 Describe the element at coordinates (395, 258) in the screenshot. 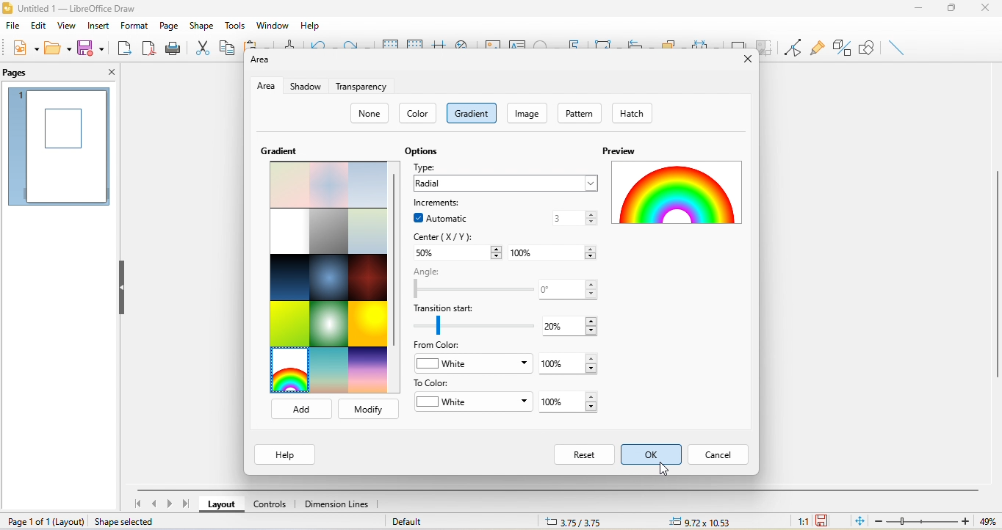

I see `vertical scroll bar` at that location.